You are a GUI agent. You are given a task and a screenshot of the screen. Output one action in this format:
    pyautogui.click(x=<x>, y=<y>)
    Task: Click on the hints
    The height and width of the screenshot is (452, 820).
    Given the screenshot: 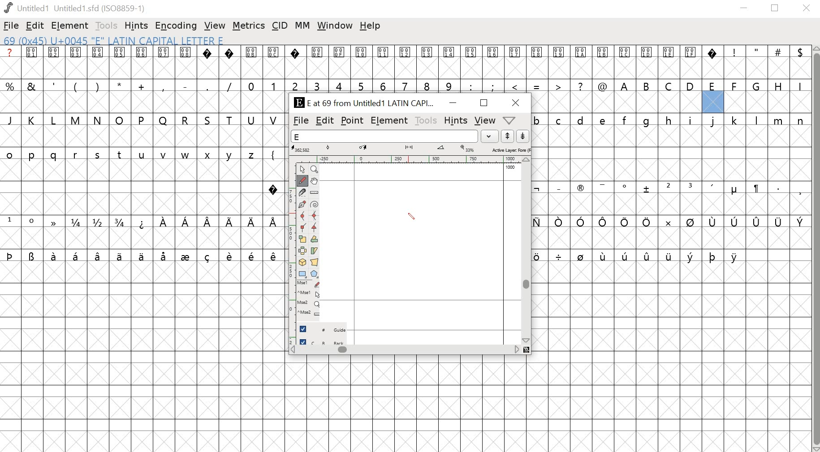 What is the action you would take?
    pyautogui.click(x=456, y=120)
    